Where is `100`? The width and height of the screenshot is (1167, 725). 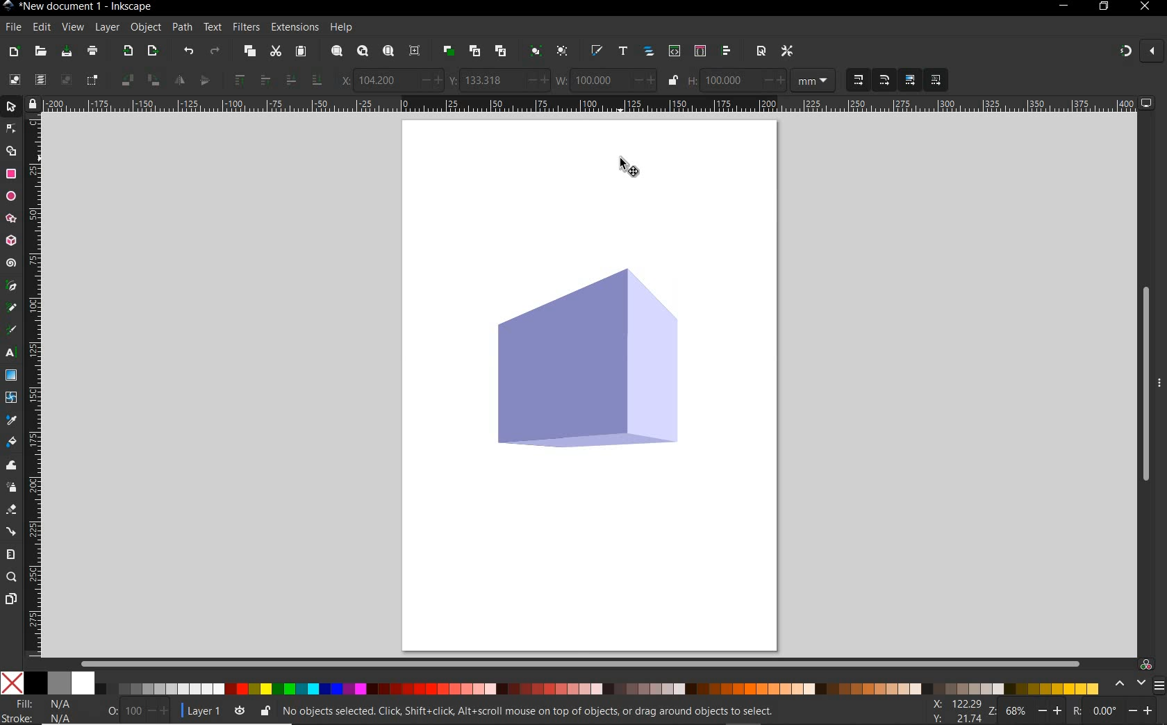
100 is located at coordinates (598, 80).